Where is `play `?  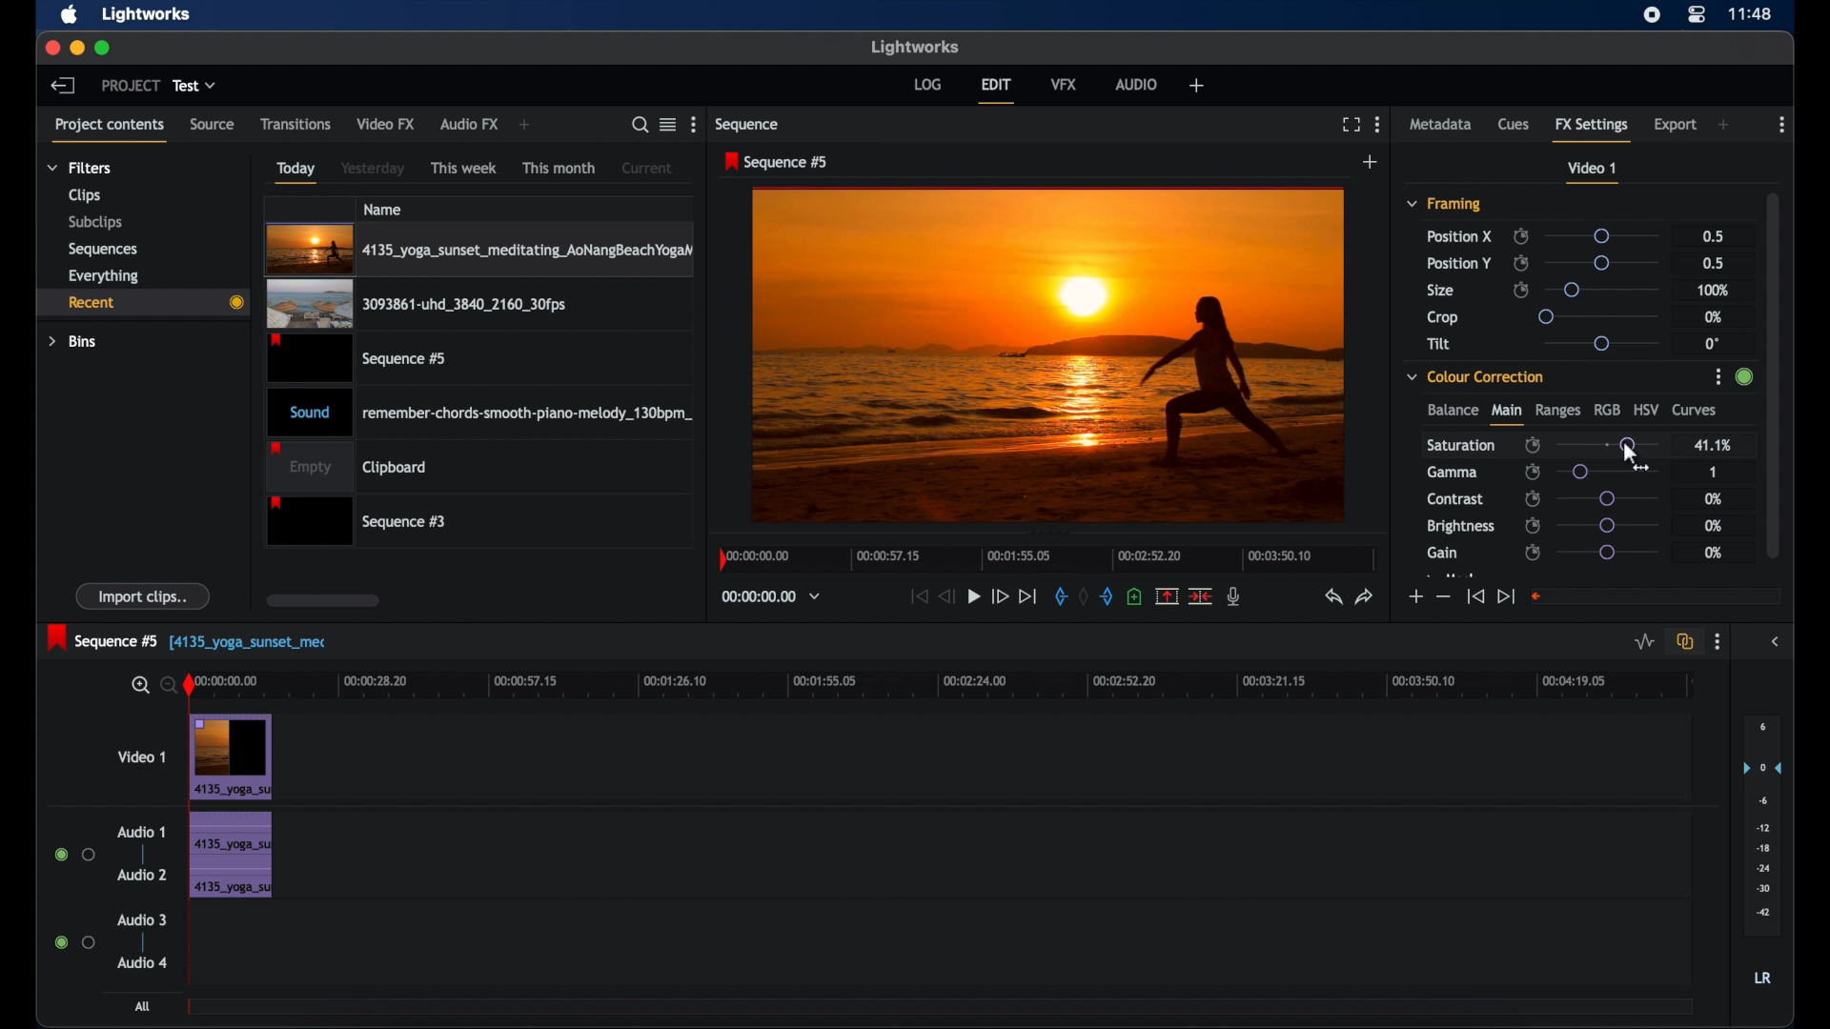
play  is located at coordinates (974, 596).